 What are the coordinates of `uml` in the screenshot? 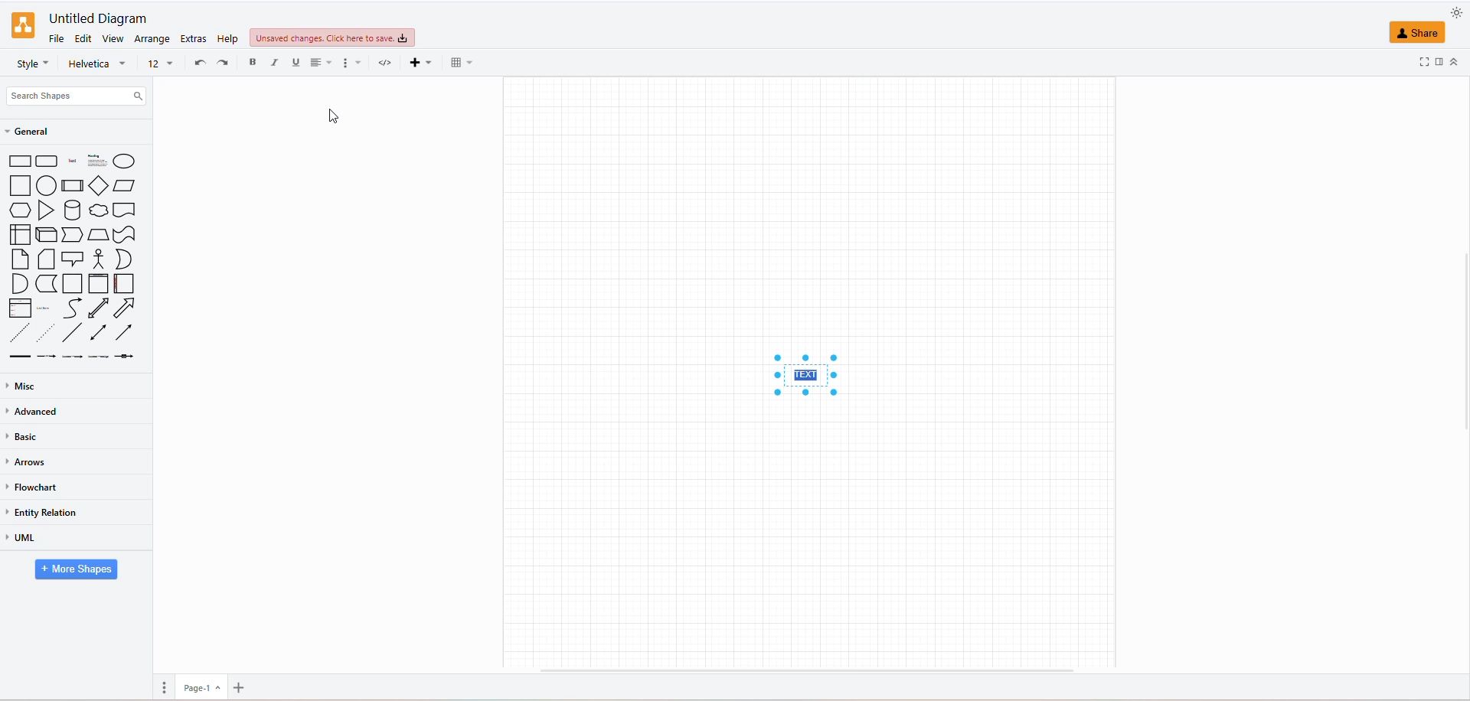 It's located at (30, 540).